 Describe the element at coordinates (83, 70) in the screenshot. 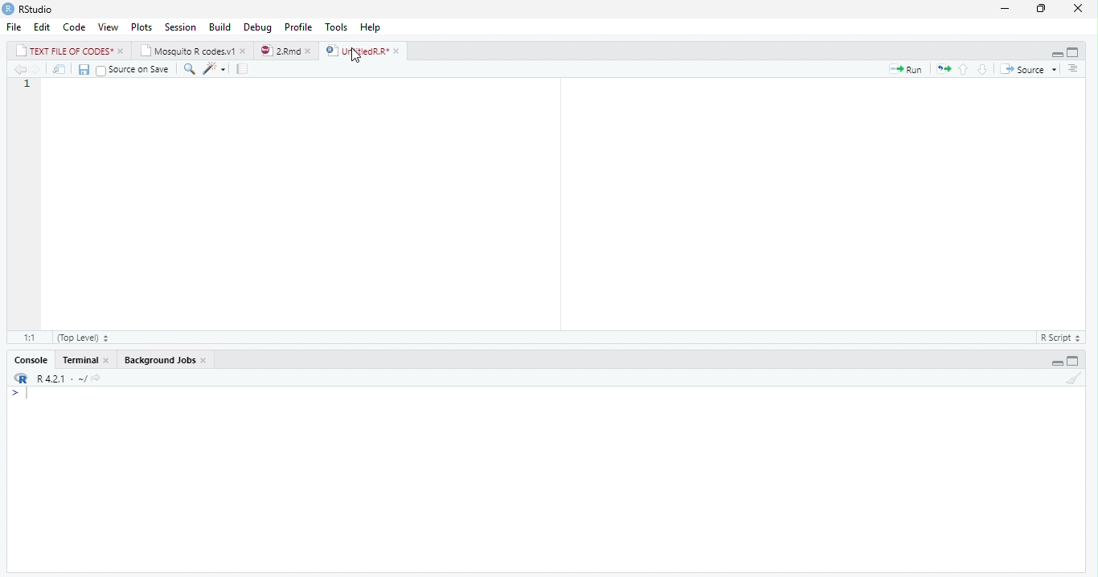

I see `Save` at that location.